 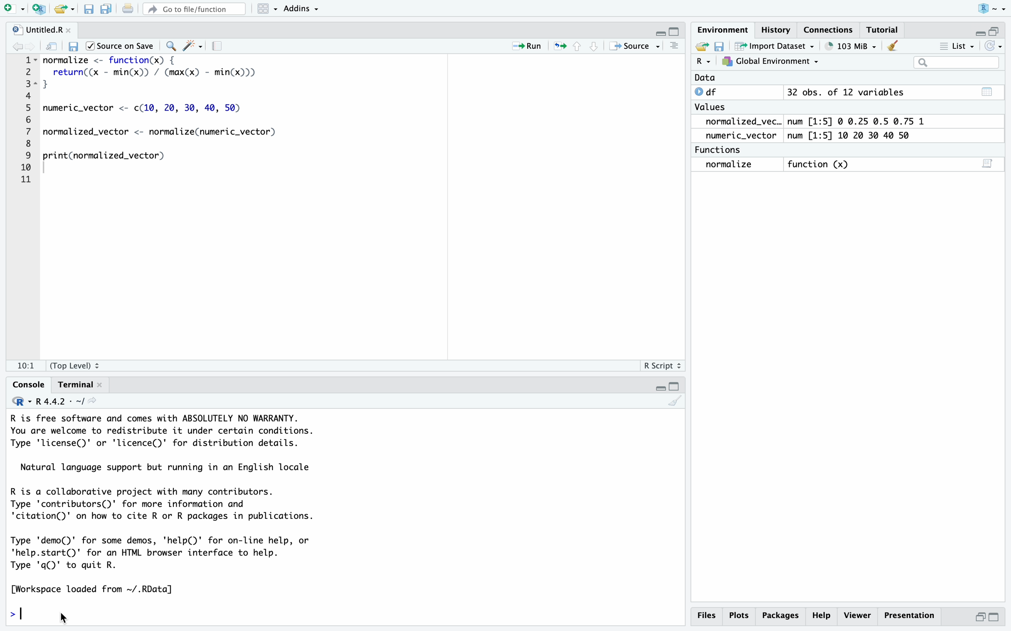 What do you see at coordinates (17, 403) in the screenshot?
I see `R` at bounding box center [17, 403].